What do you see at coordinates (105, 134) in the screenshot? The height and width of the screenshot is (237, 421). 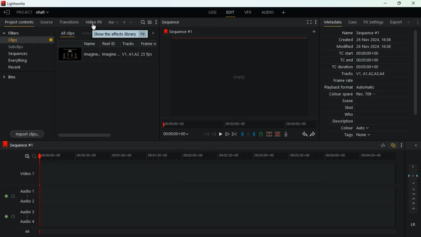 I see `scroll bar` at bounding box center [105, 134].